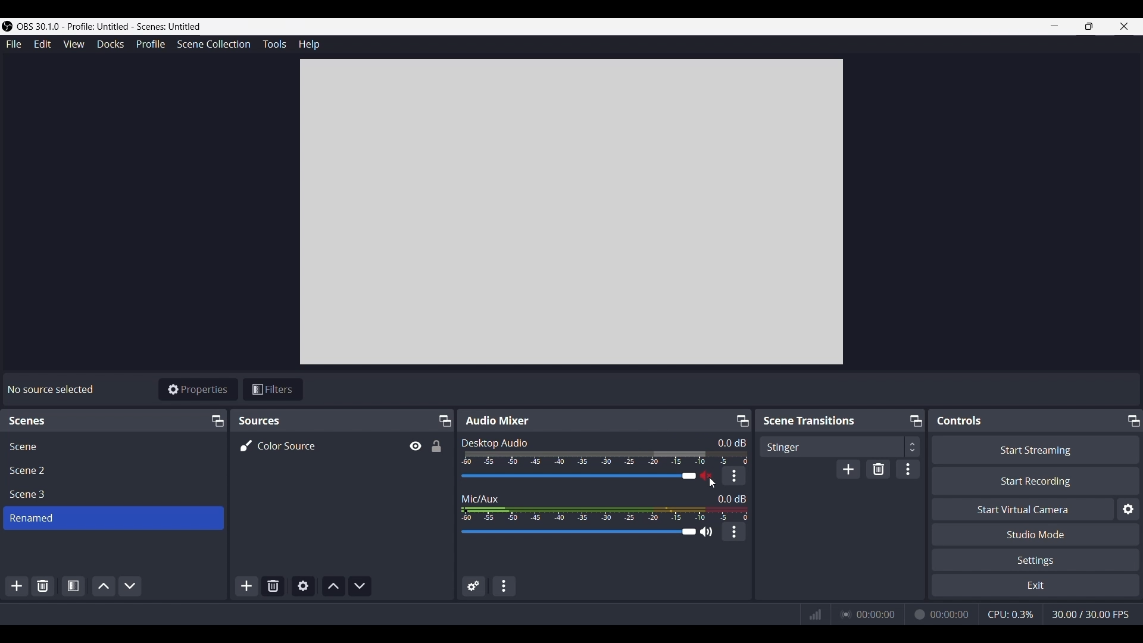  Describe the element at coordinates (73, 44) in the screenshot. I see `View` at that location.